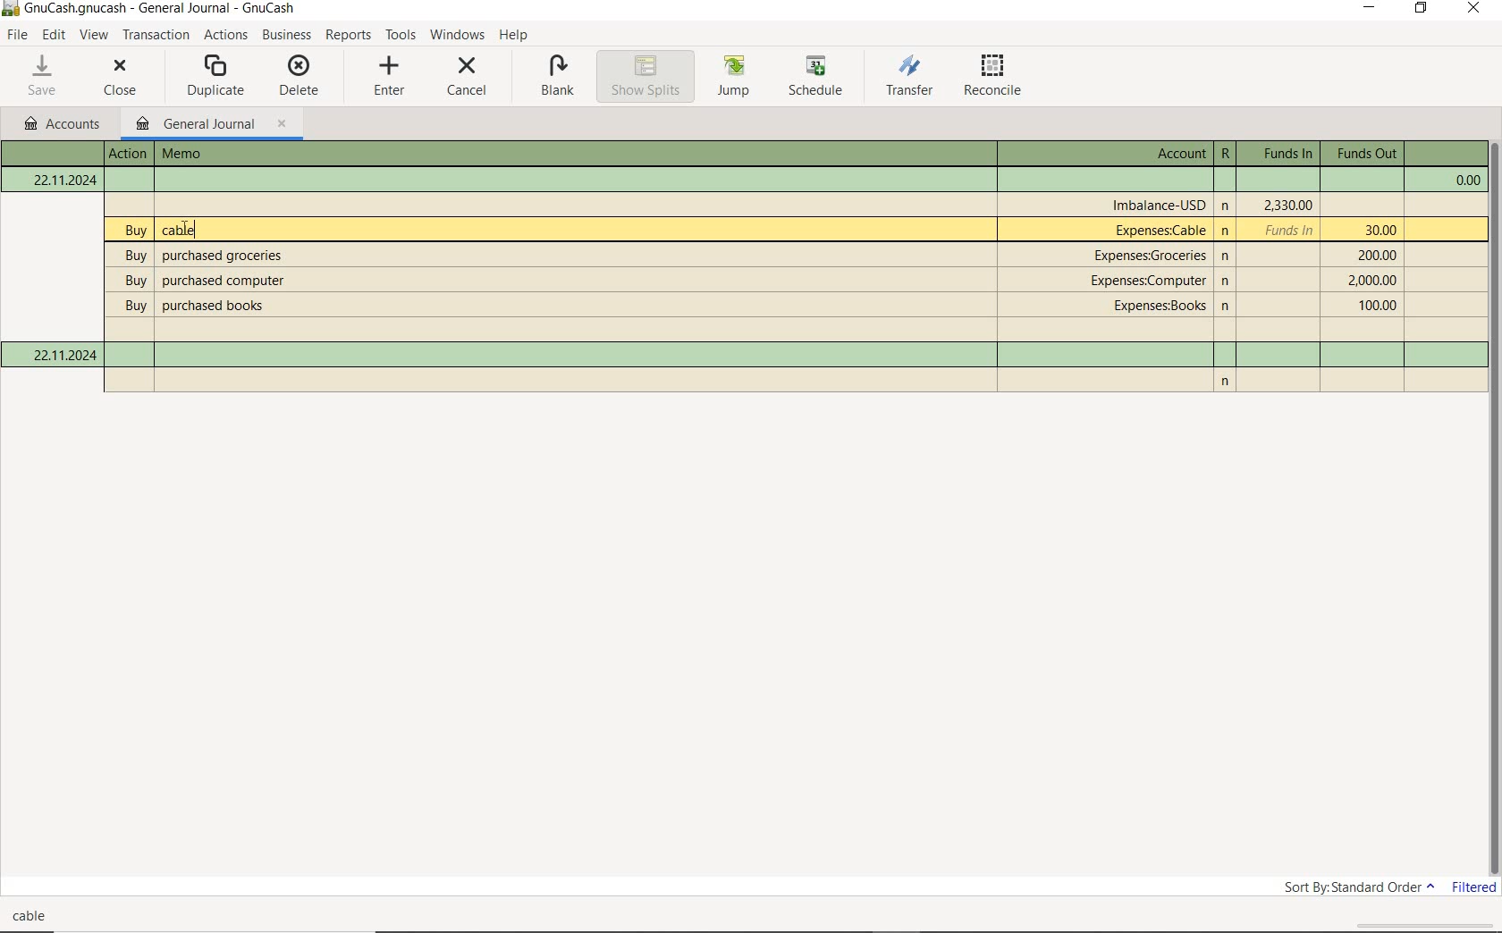  I want to click on blank, so click(553, 78).